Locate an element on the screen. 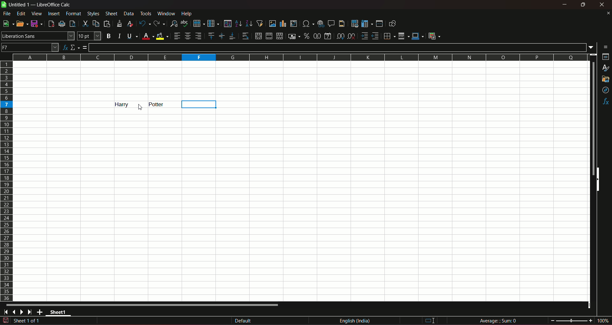 The image size is (612, 325). sheet sequence is located at coordinates (27, 322).